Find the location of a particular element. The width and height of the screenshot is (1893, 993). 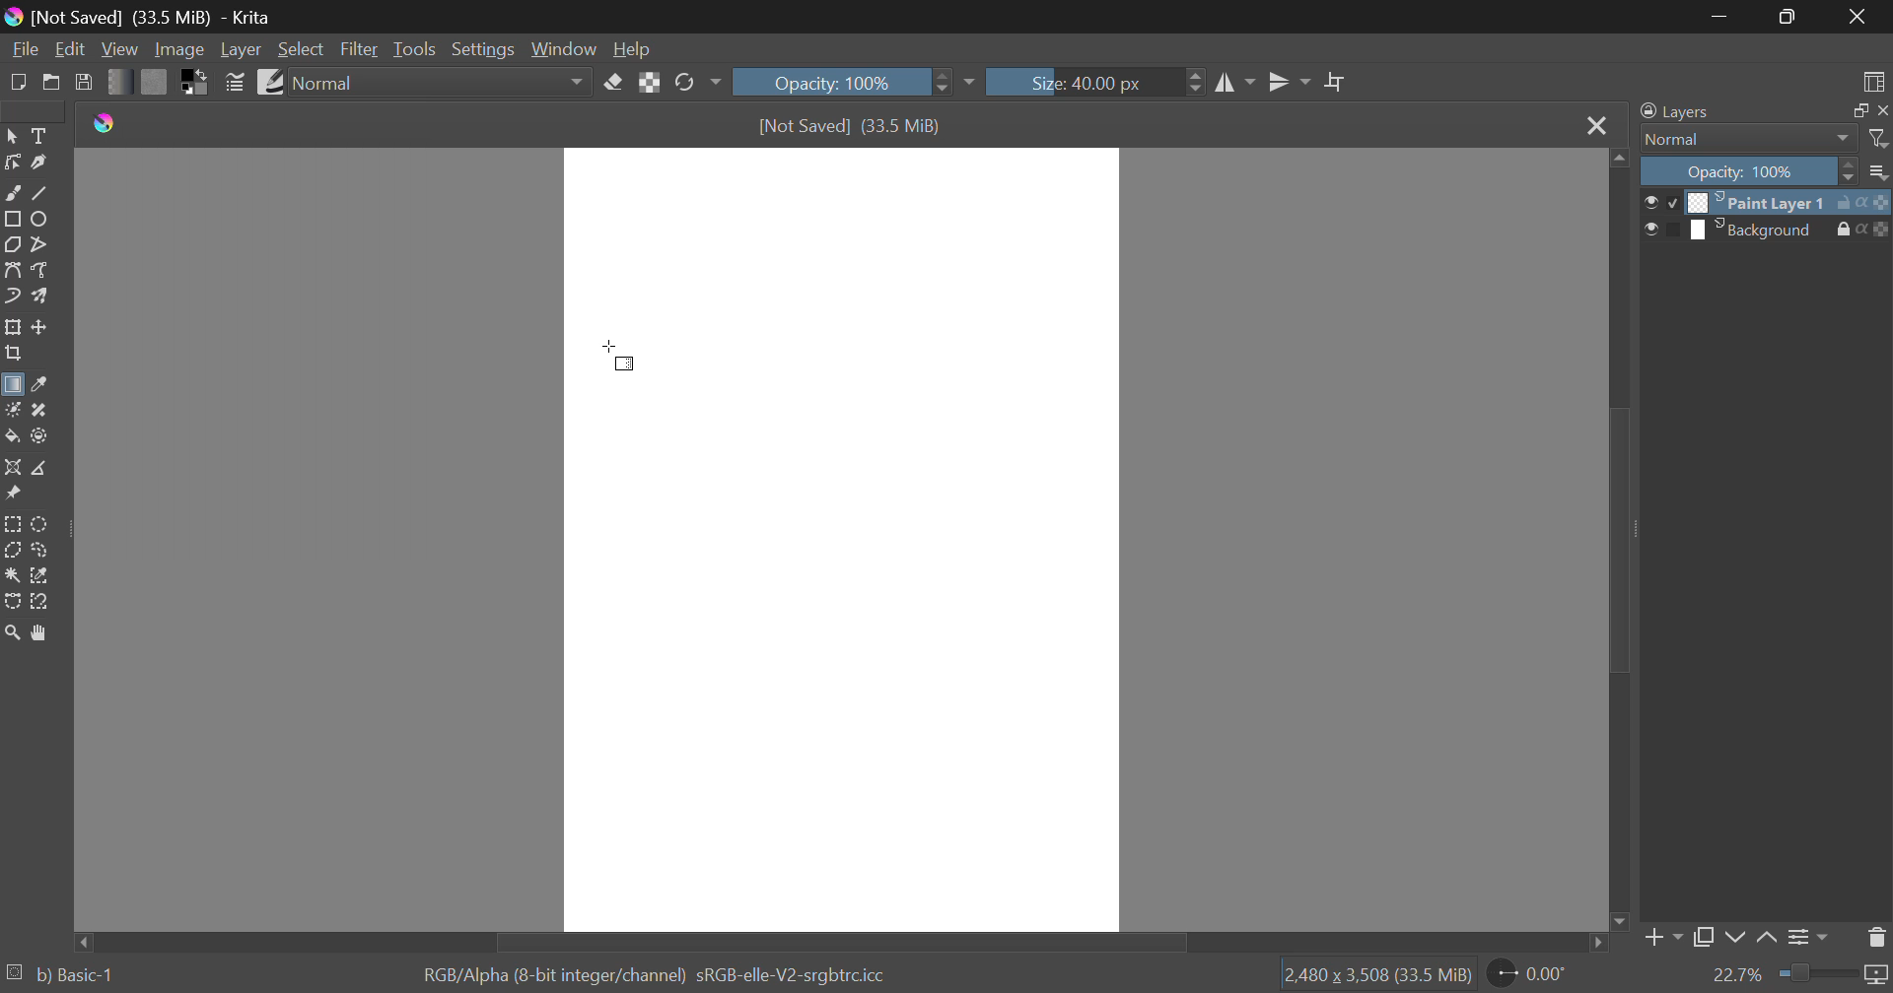

Opacity: 100% is located at coordinates (851, 82).